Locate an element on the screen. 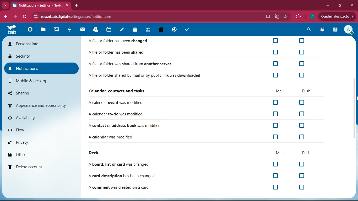  sharing is located at coordinates (39, 93).